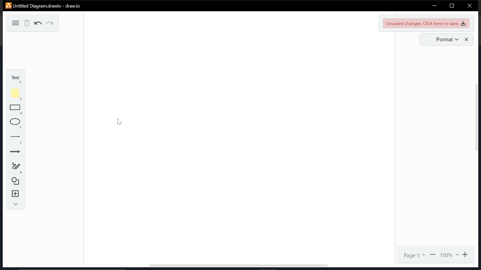 The height and width of the screenshot is (270, 481). I want to click on collapse, so click(15, 204).